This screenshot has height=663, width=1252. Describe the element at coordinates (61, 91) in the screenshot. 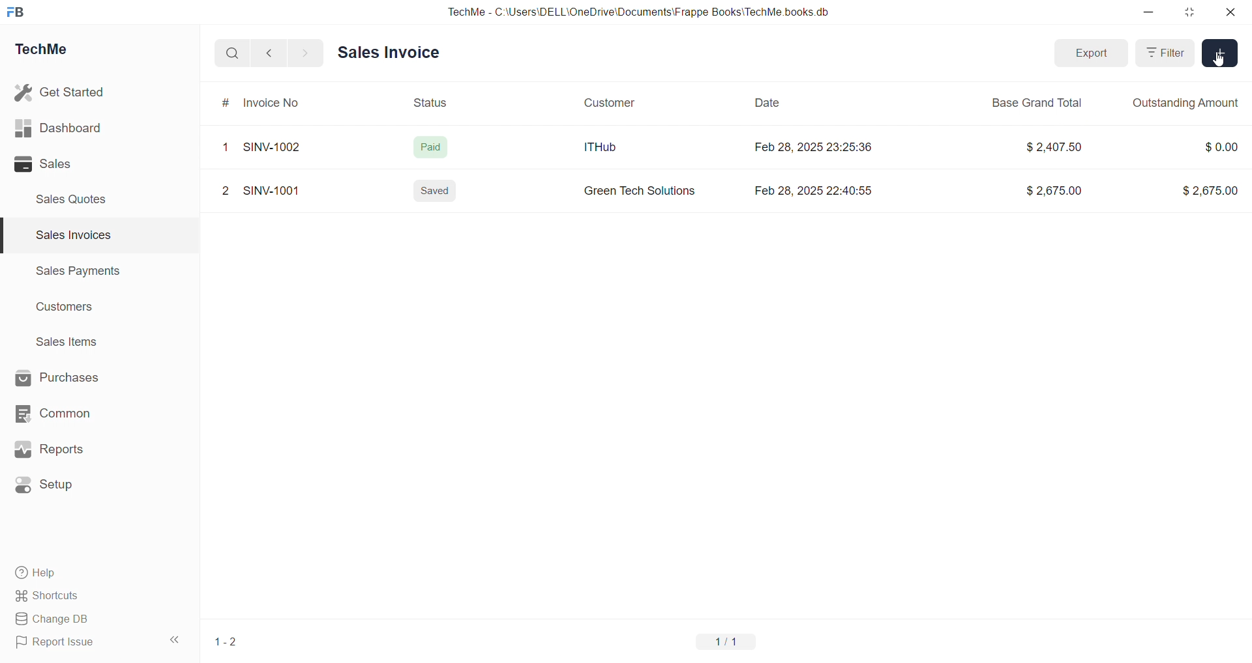

I see `& Get Started` at that location.